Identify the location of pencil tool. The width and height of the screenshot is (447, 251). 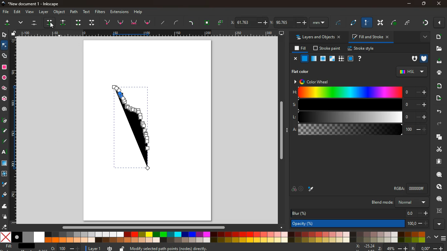
(5, 142).